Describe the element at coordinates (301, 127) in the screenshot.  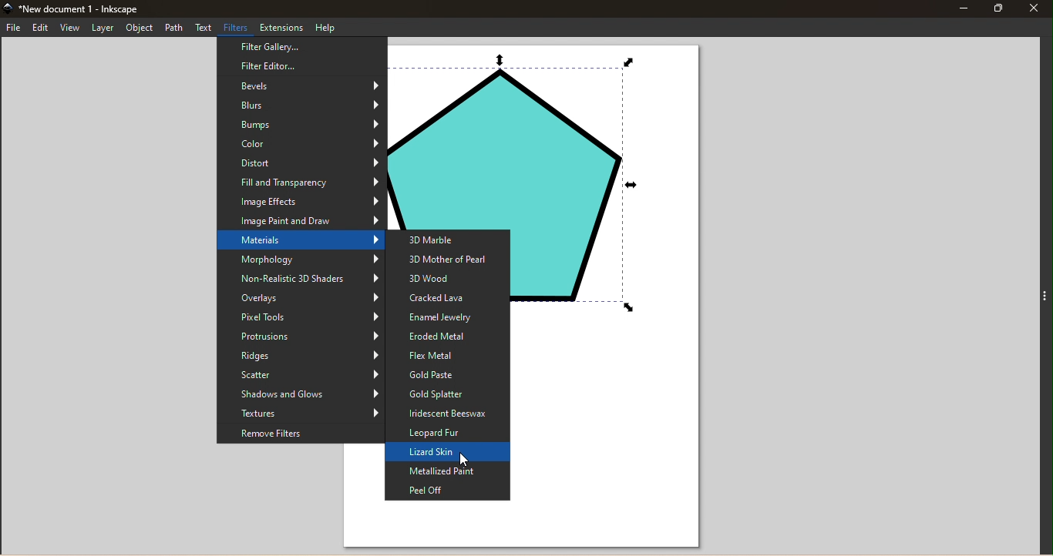
I see `Bumps` at that location.